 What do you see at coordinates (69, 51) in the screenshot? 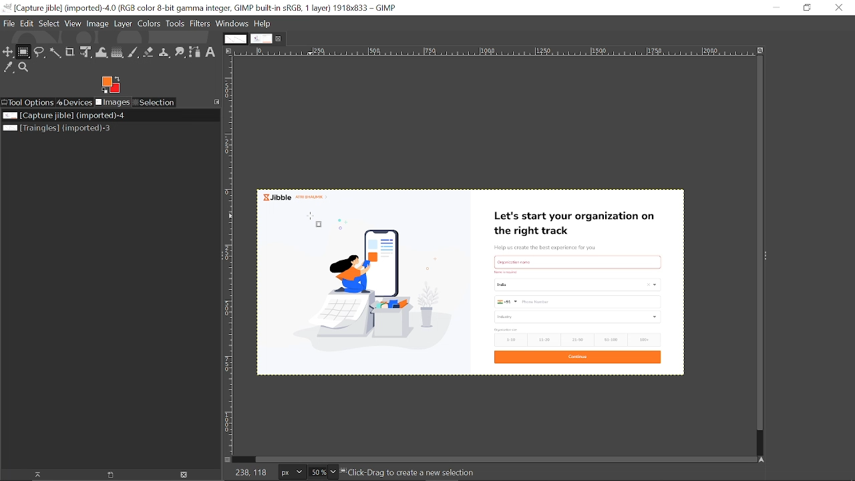
I see `Crop tool` at bounding box center [69, 51].